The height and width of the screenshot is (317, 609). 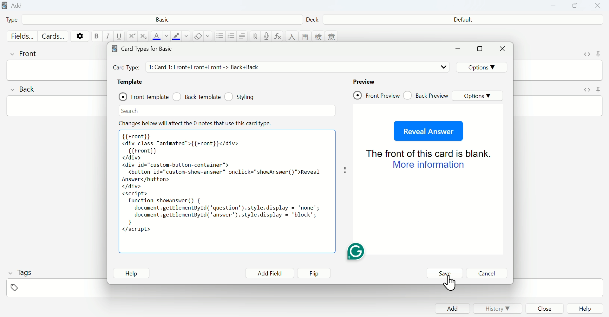 What do you see at coordinates (432, 193) in the screenshot?
I see `Preview page` at bounding box center [432, 193].